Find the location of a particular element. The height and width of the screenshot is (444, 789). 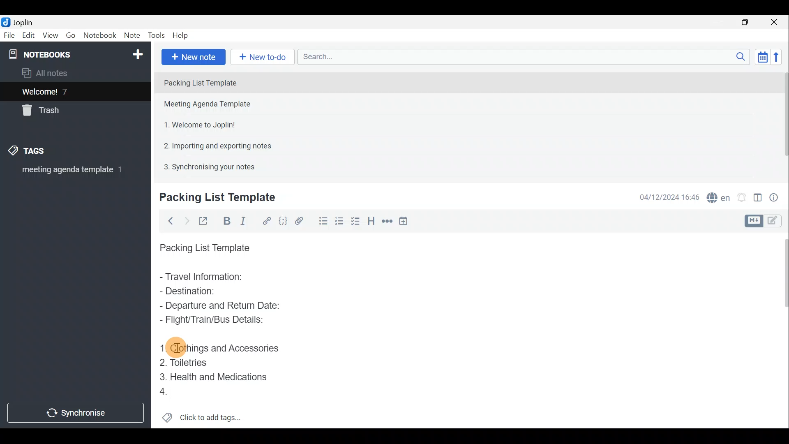

Tags is located at coordinates (40, 152).